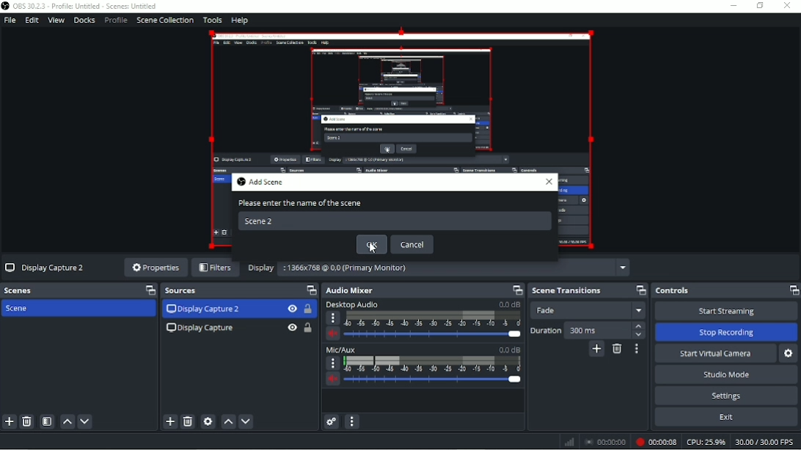 Image resolution: width=801 pixels, height=450 pixels. What do you see at coordinates (587, 331) in the screenshot?
I see `Duration 300 ms` at bounding box center [587, 331].